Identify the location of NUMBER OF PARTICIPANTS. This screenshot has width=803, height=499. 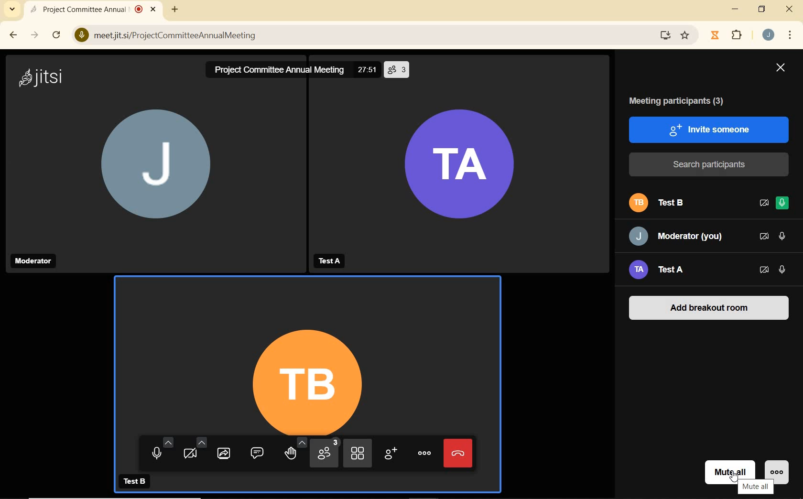
(398, 67).